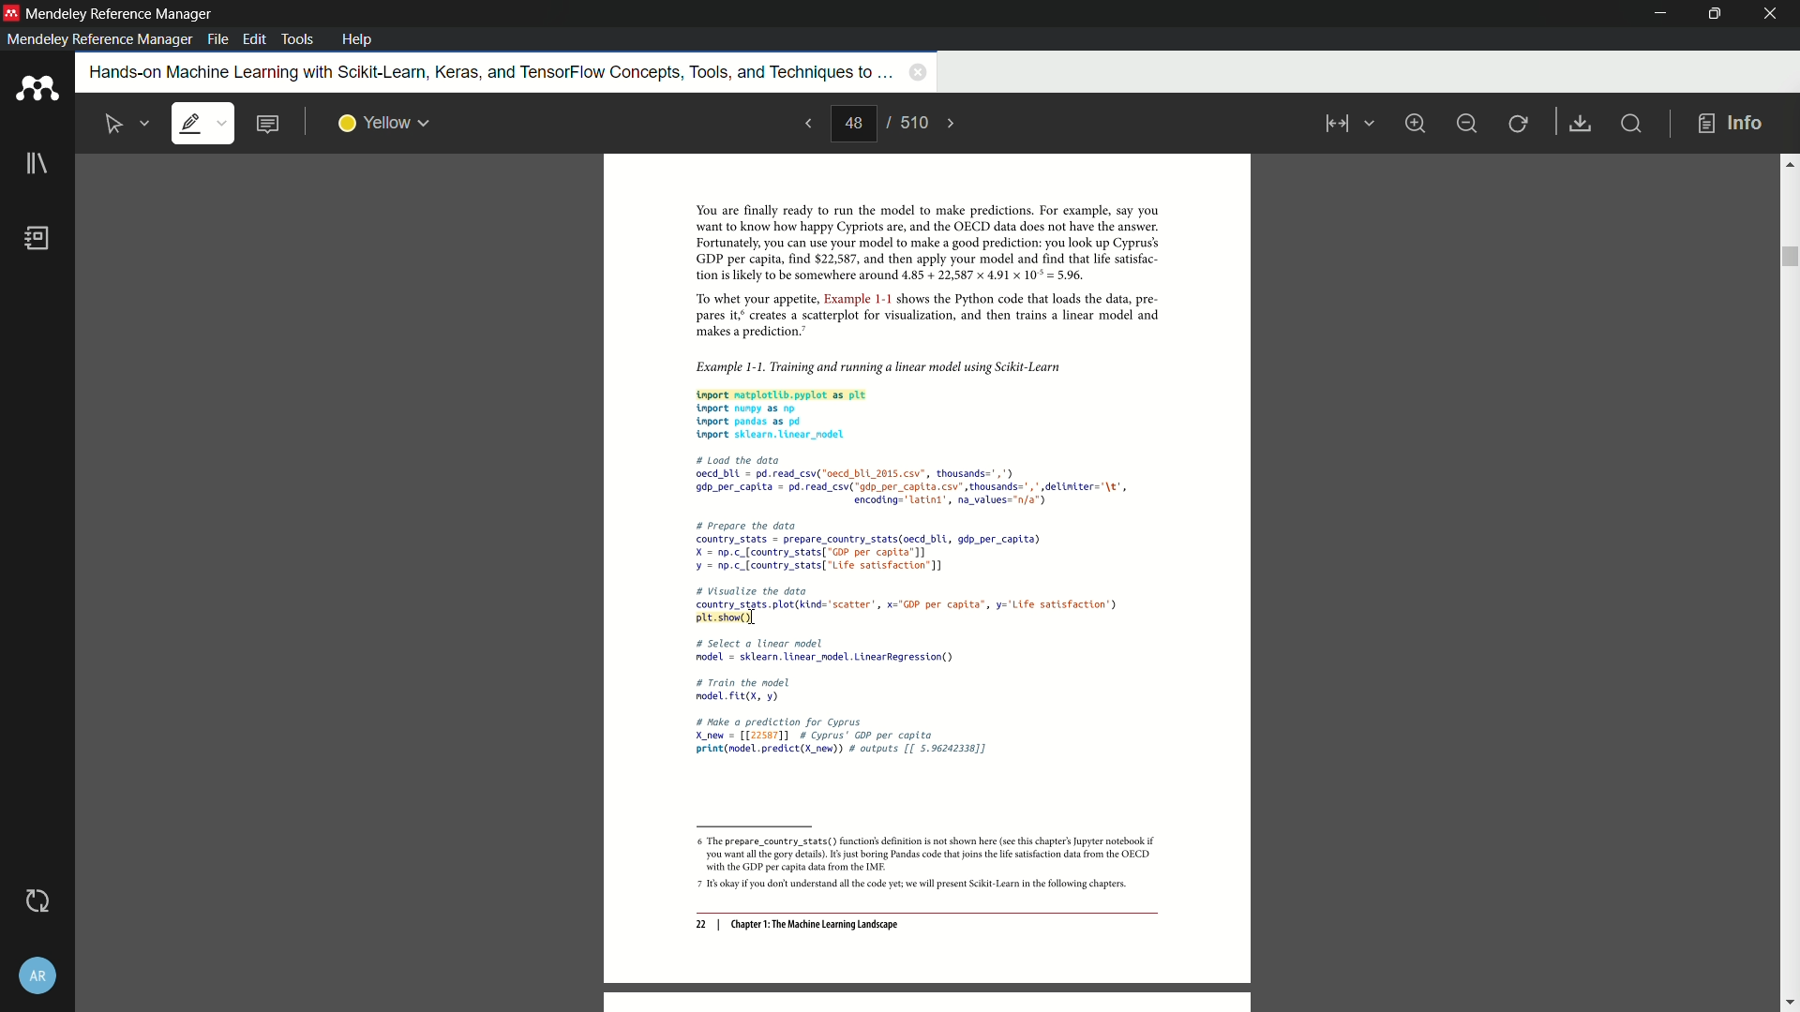 Image resolution: width=1800 pixels, height=1012 pixels. Describe the element at coordinates (1662, 14) in the screenshot. I see `minimize` at that location.